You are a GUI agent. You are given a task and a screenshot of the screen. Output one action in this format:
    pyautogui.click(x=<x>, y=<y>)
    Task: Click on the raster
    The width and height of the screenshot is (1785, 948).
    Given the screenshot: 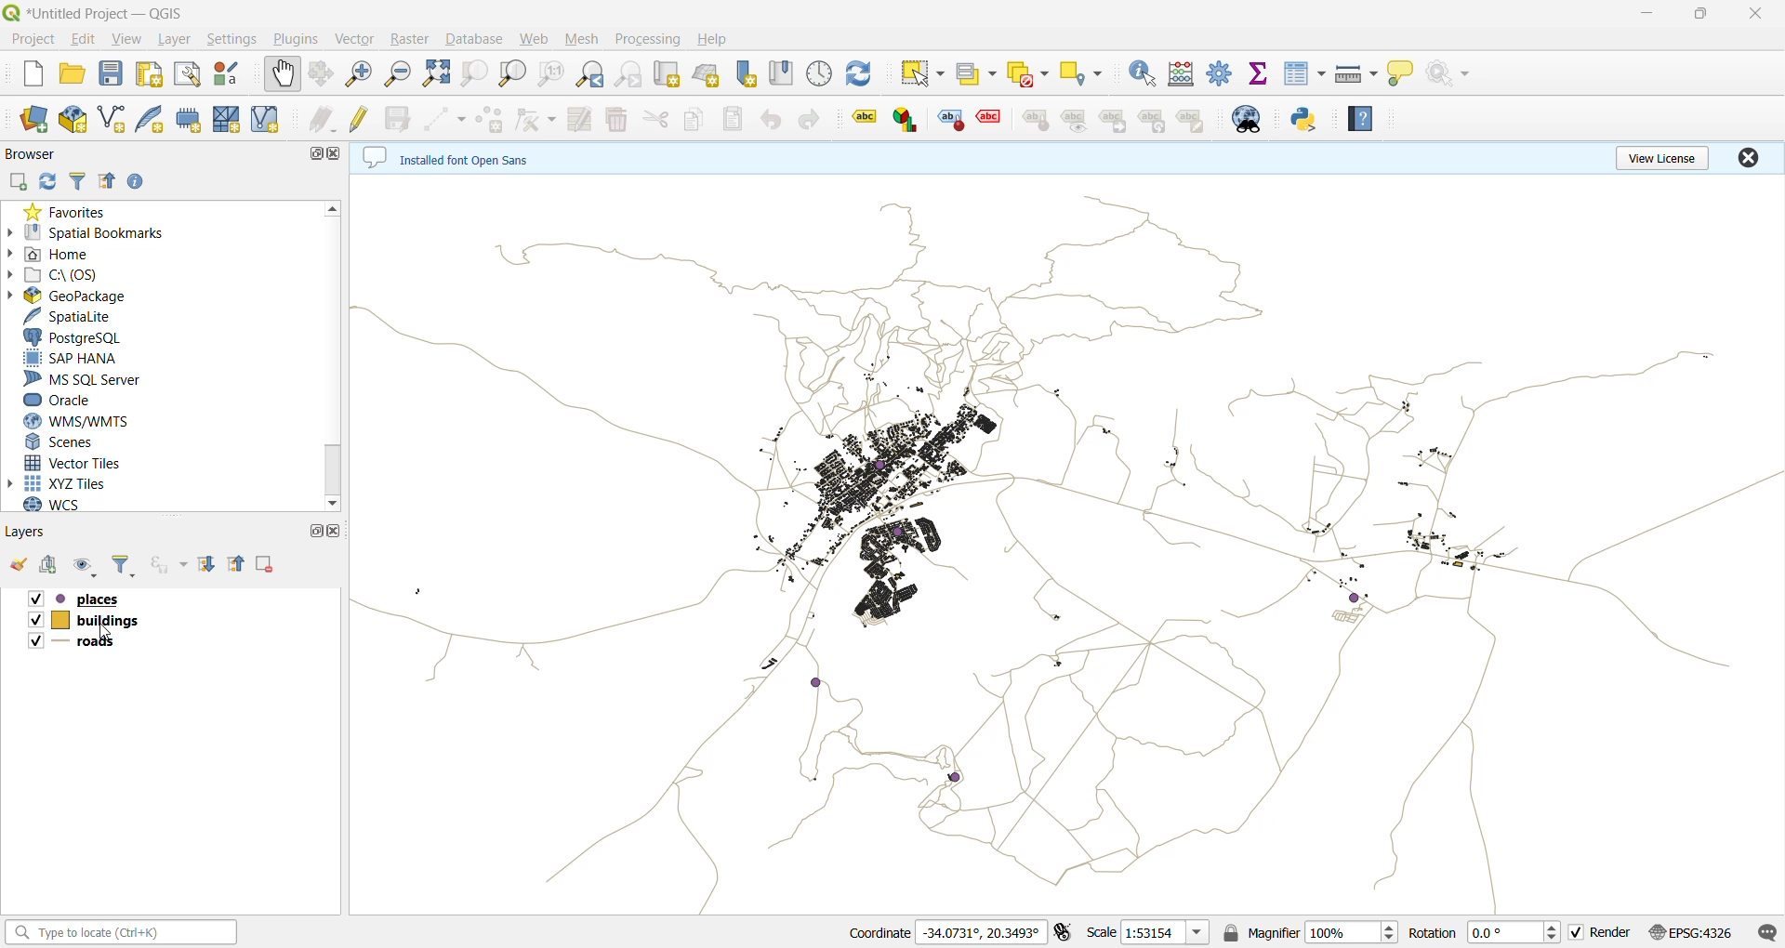 What is the action you would take?
    pyautogui.click(x=414, y=38)
    